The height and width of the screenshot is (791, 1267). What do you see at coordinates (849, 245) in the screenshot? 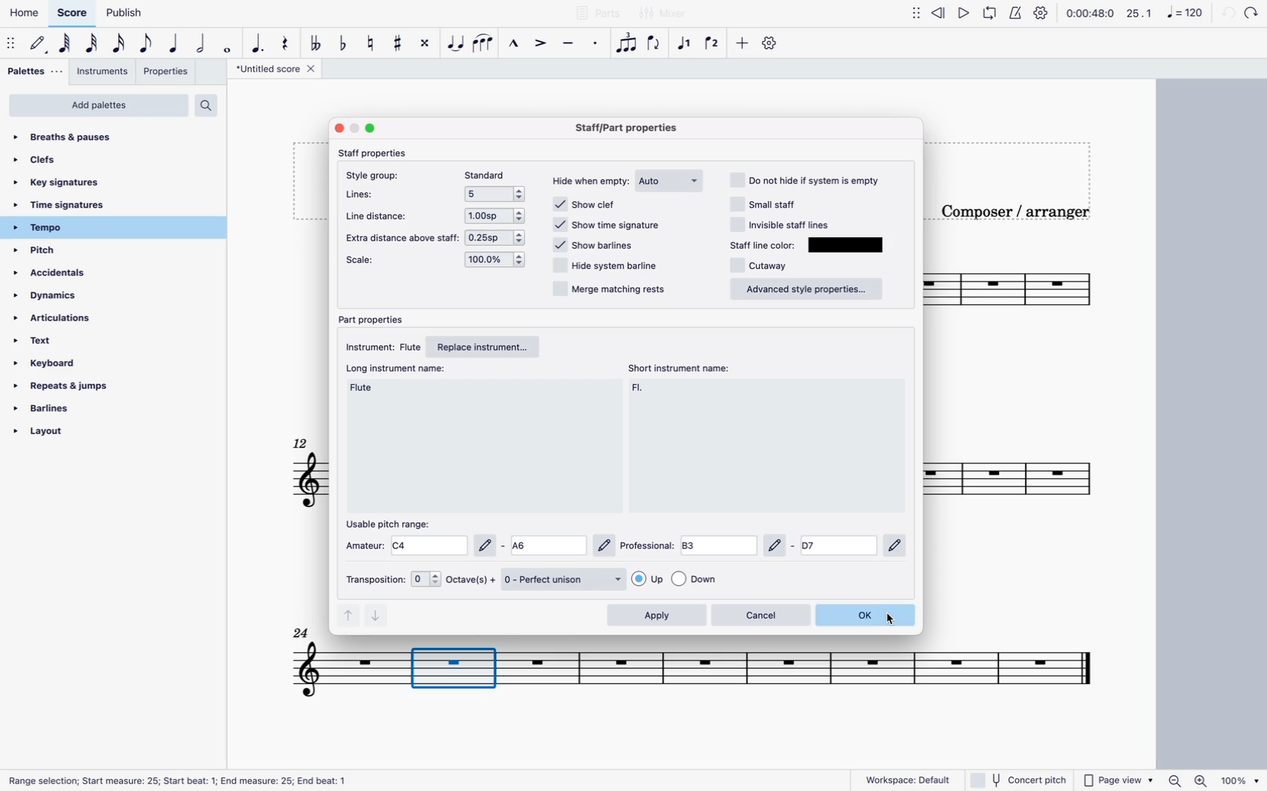
I see `olor` at bounding box center [849, 245].